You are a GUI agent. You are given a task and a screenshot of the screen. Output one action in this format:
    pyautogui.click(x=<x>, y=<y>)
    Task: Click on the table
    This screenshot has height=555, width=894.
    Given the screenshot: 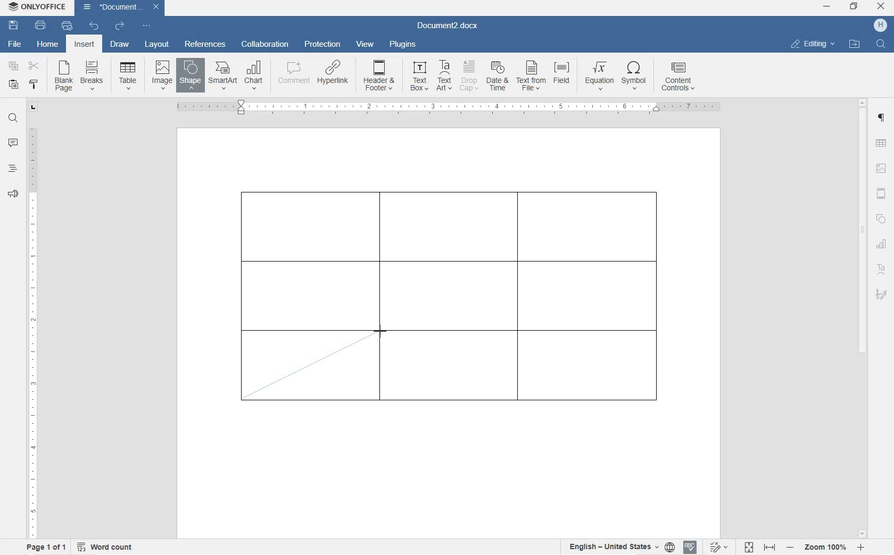 What is the action you would take?
    pyautogui.click(x=881, y=144)
    